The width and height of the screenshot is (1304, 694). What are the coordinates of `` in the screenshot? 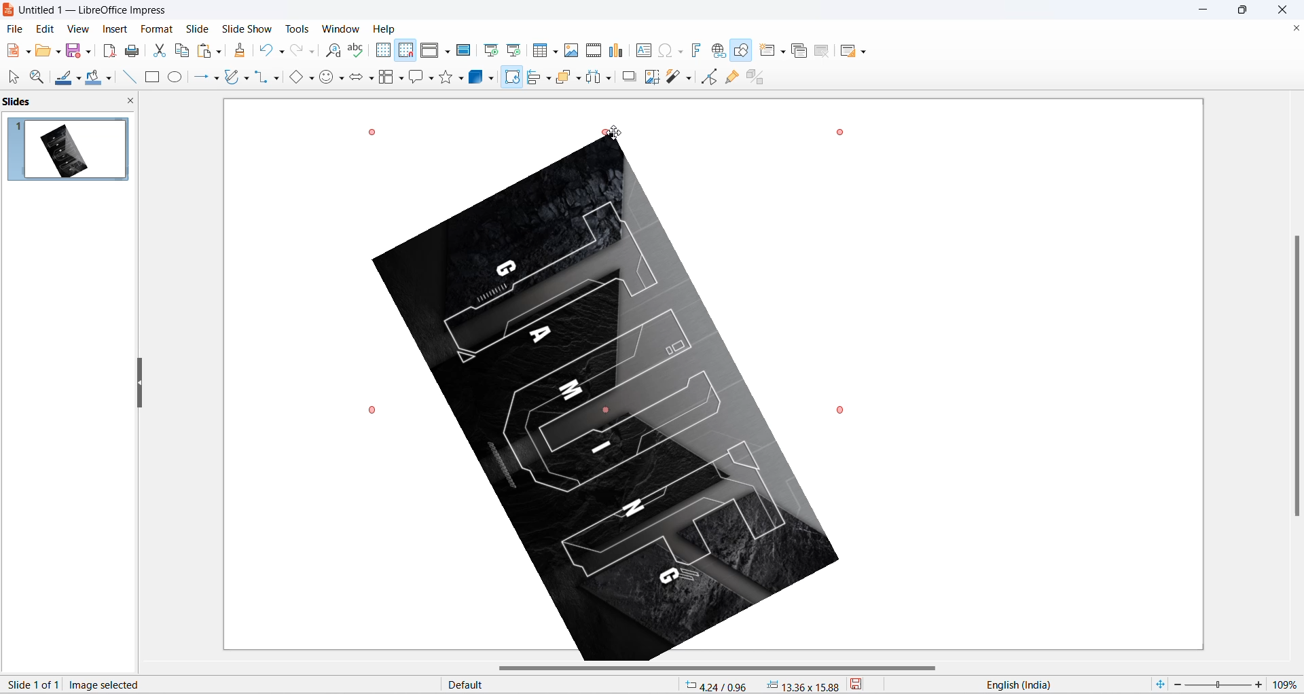 It's located at (17, 29).